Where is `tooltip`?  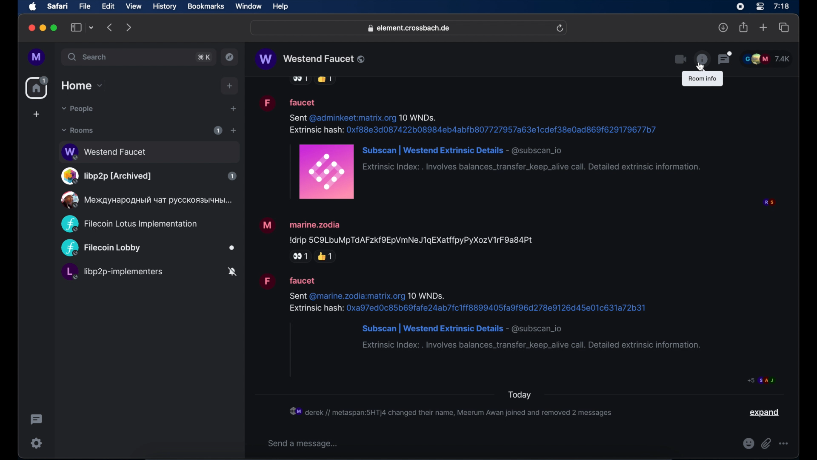 tooltip is located at coordinates (702, 79).